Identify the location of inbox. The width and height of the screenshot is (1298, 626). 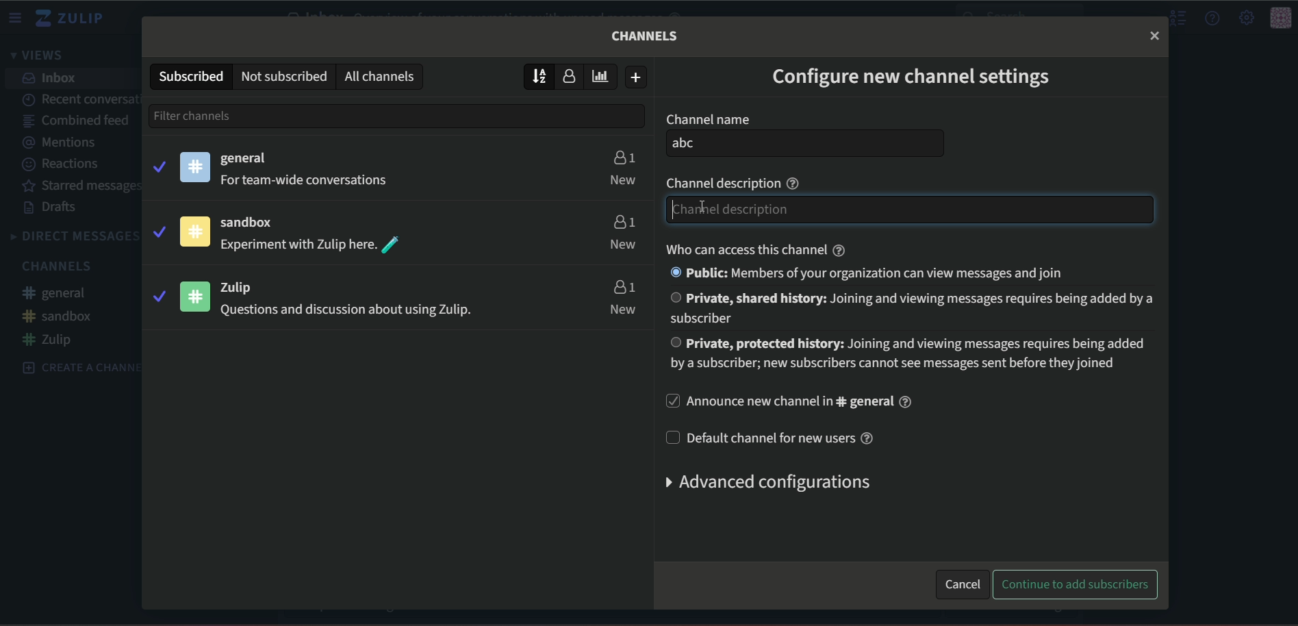
(51, 78).